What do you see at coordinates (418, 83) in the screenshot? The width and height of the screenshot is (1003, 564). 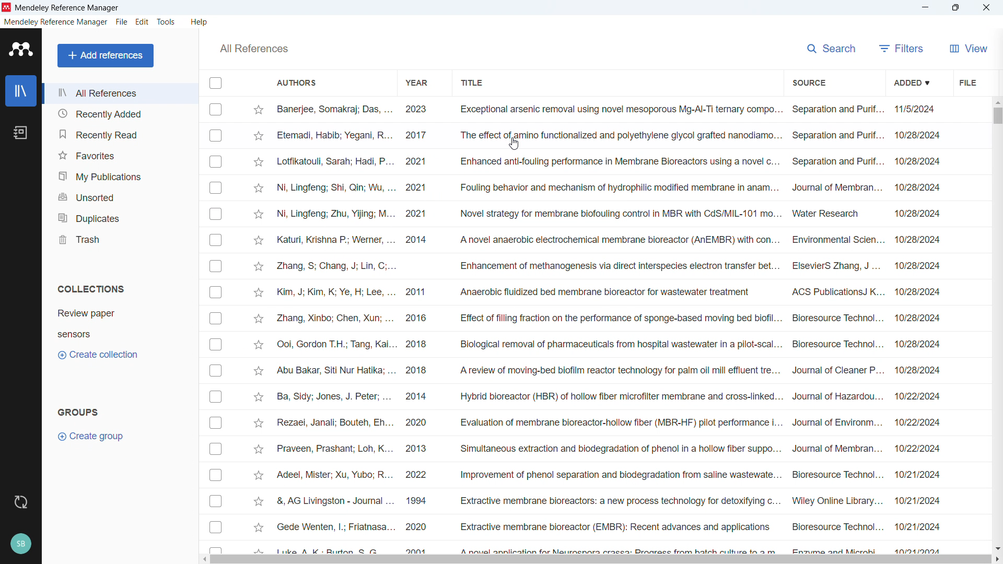 I see `sort by Year of publication` at bounding box center [418, 83].